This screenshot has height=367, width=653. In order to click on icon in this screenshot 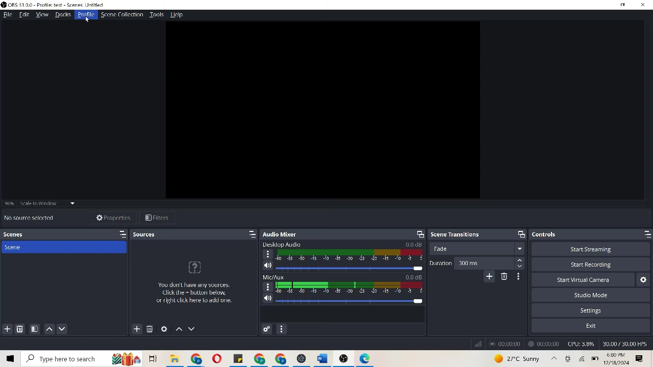, I will do `click(346, 358)`.